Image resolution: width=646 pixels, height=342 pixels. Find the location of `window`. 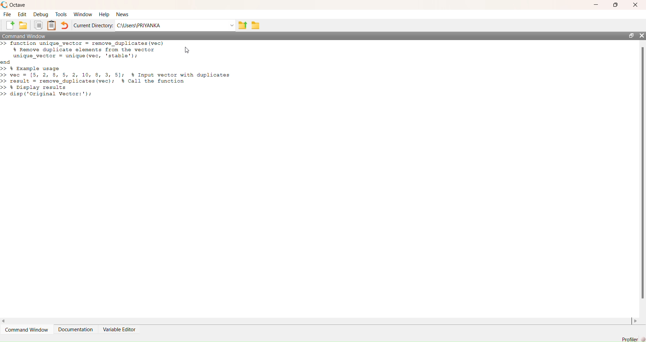

window is located at coordinates (84, 15).